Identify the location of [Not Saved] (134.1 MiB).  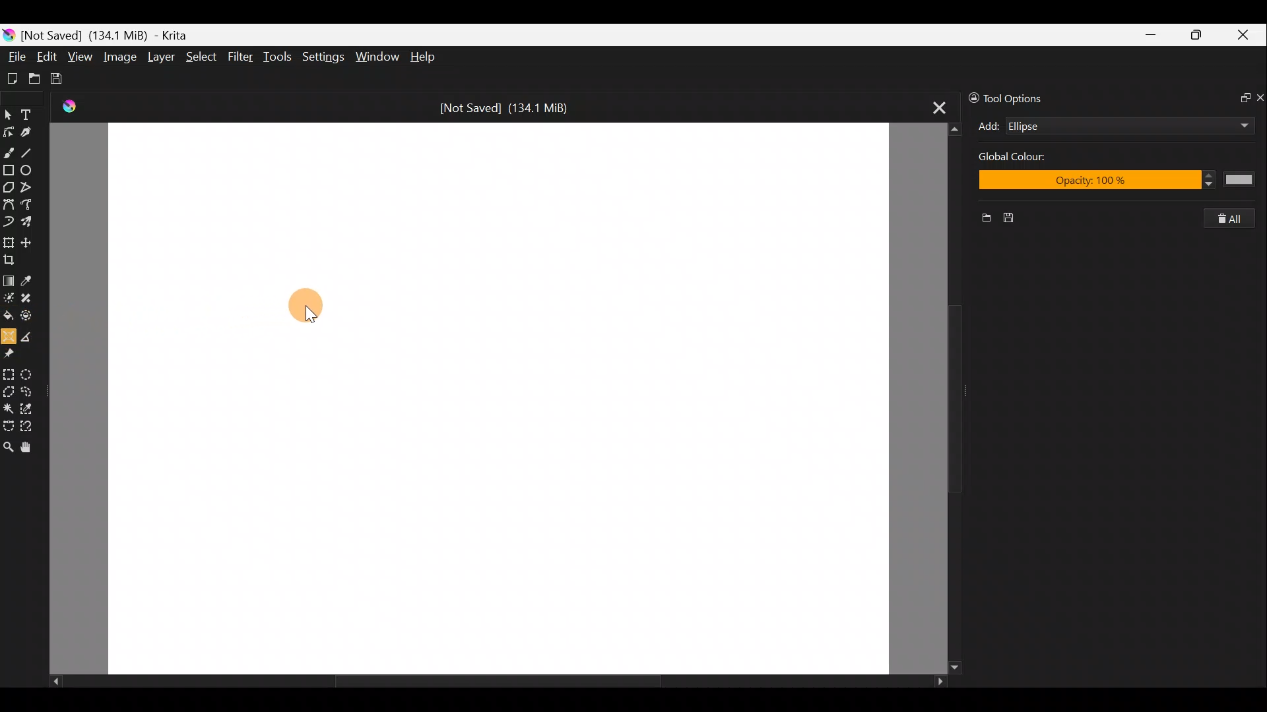
(511, 106).